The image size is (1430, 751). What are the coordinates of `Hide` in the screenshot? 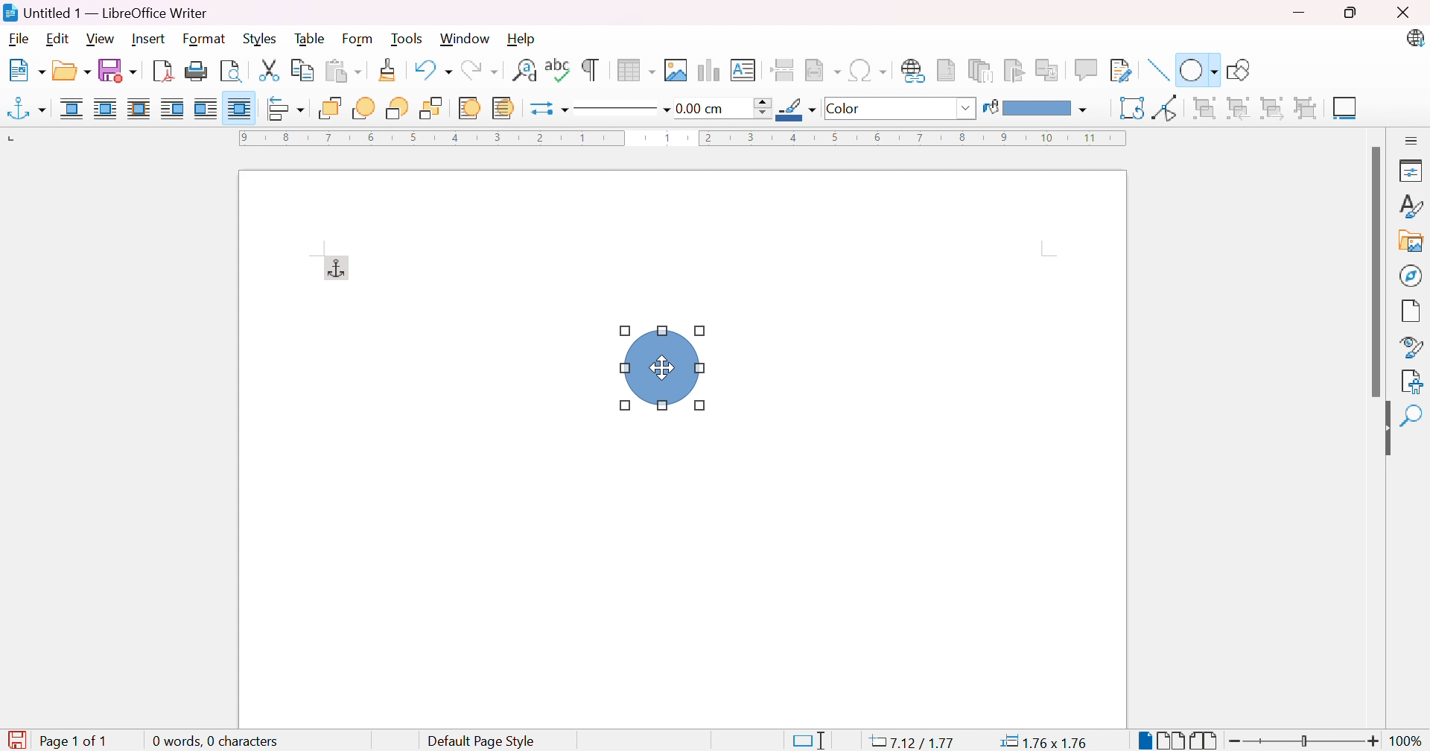 It's located at (1383, 430).